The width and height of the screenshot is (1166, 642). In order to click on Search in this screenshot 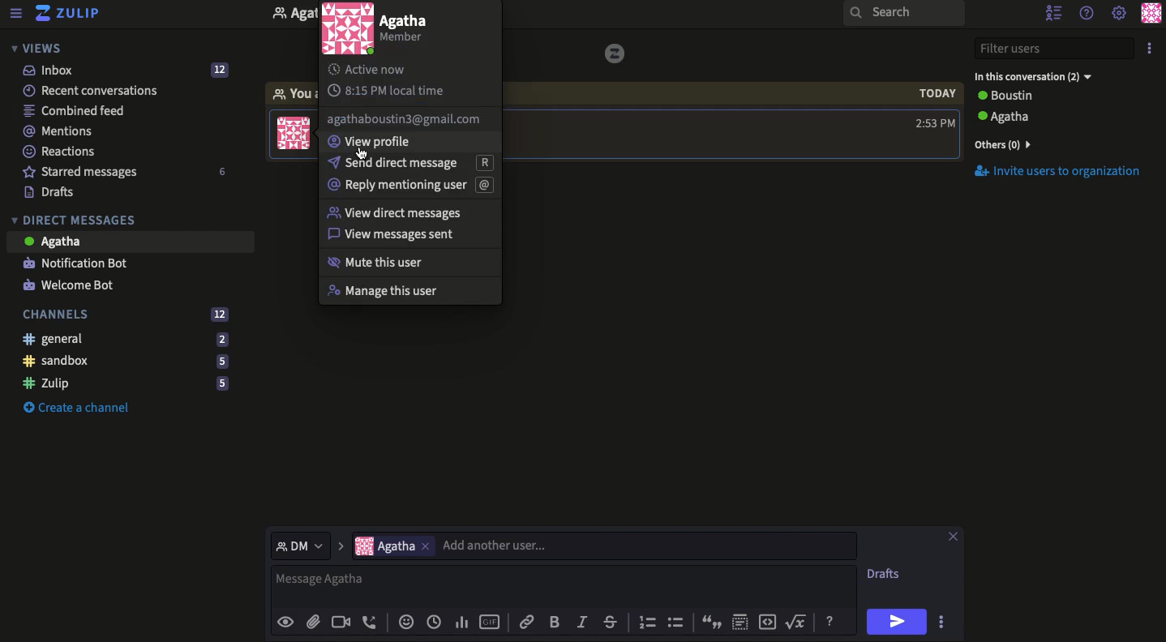, I will do `click(902, 15)`.